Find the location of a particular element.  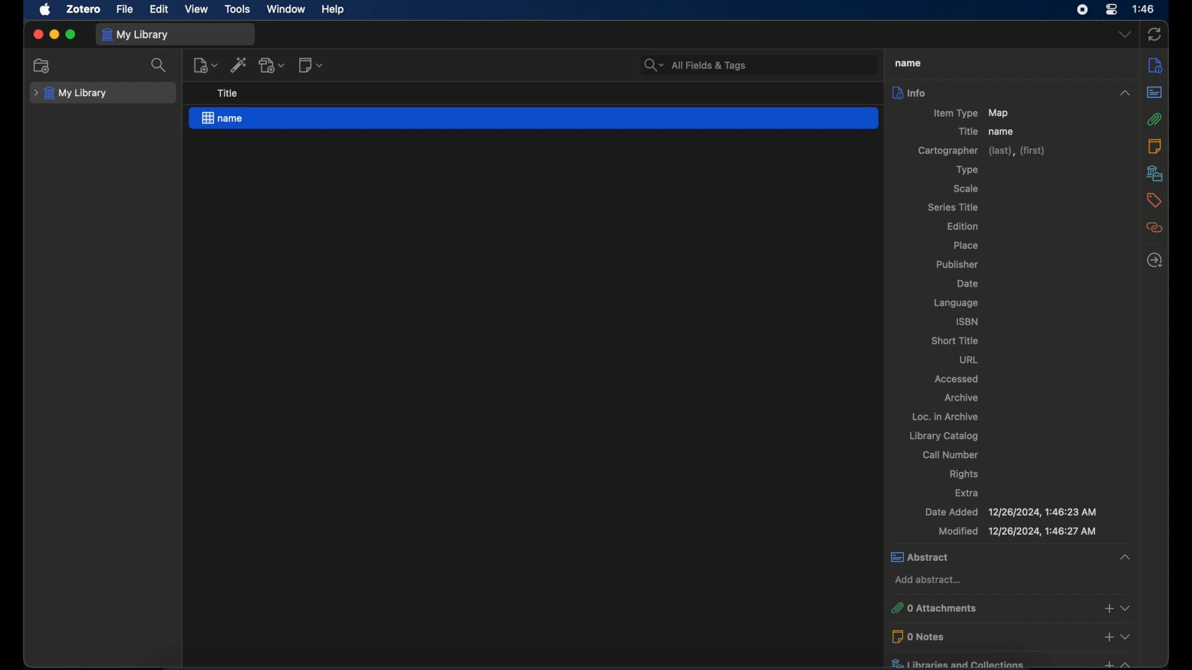

isbn is located at coordinates (967, 321).